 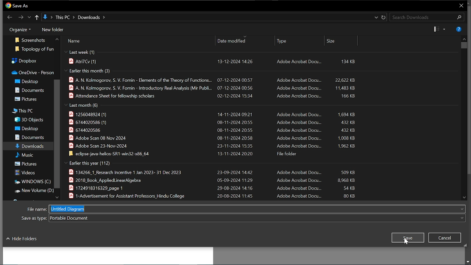 What do you see at coordinates (140, 81) in the screenshot?
I see `A. N. Kolmogorov, S. V. Fomin - Elements of the Theory of Functions...` at bounding box center [140, 81].